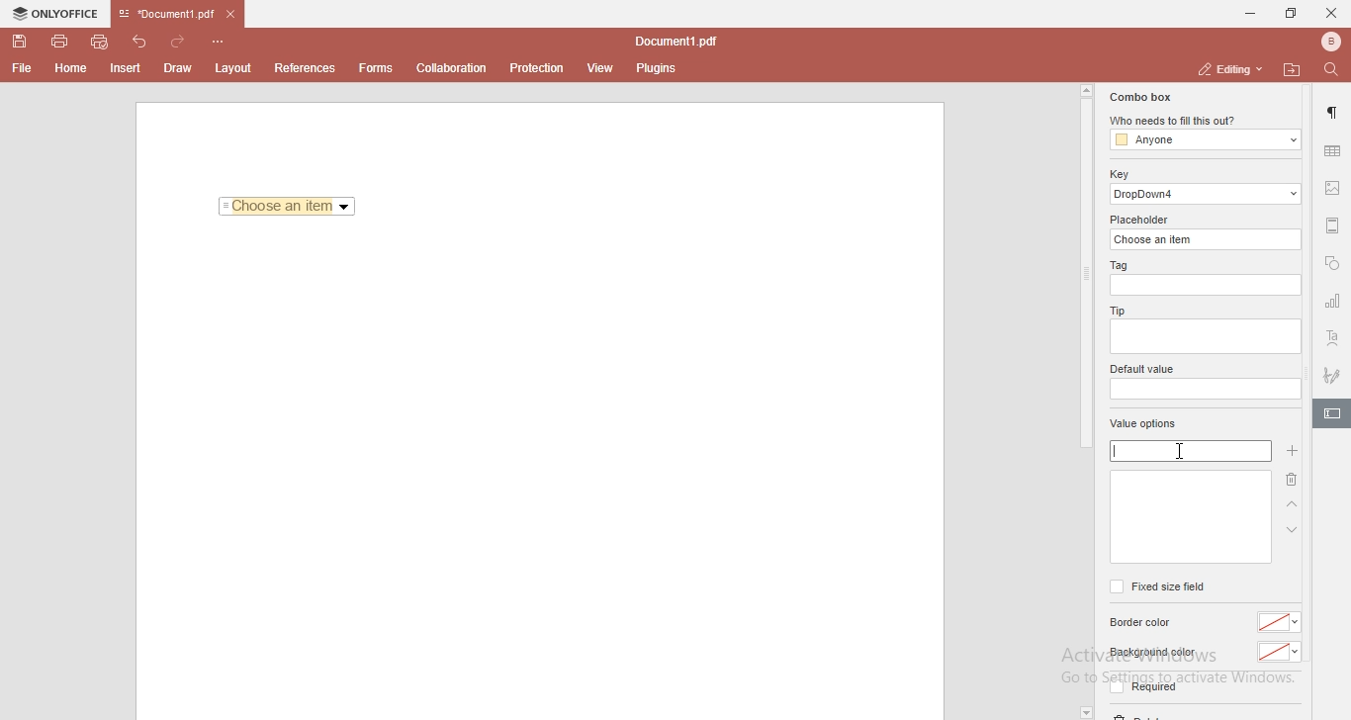 Image resolution: width=1351 pixels, height=720 pixels. What do you see at coordinates (1142, 220) in the screenshot?
I see `placeholder` at bounding box center [1142, 220].